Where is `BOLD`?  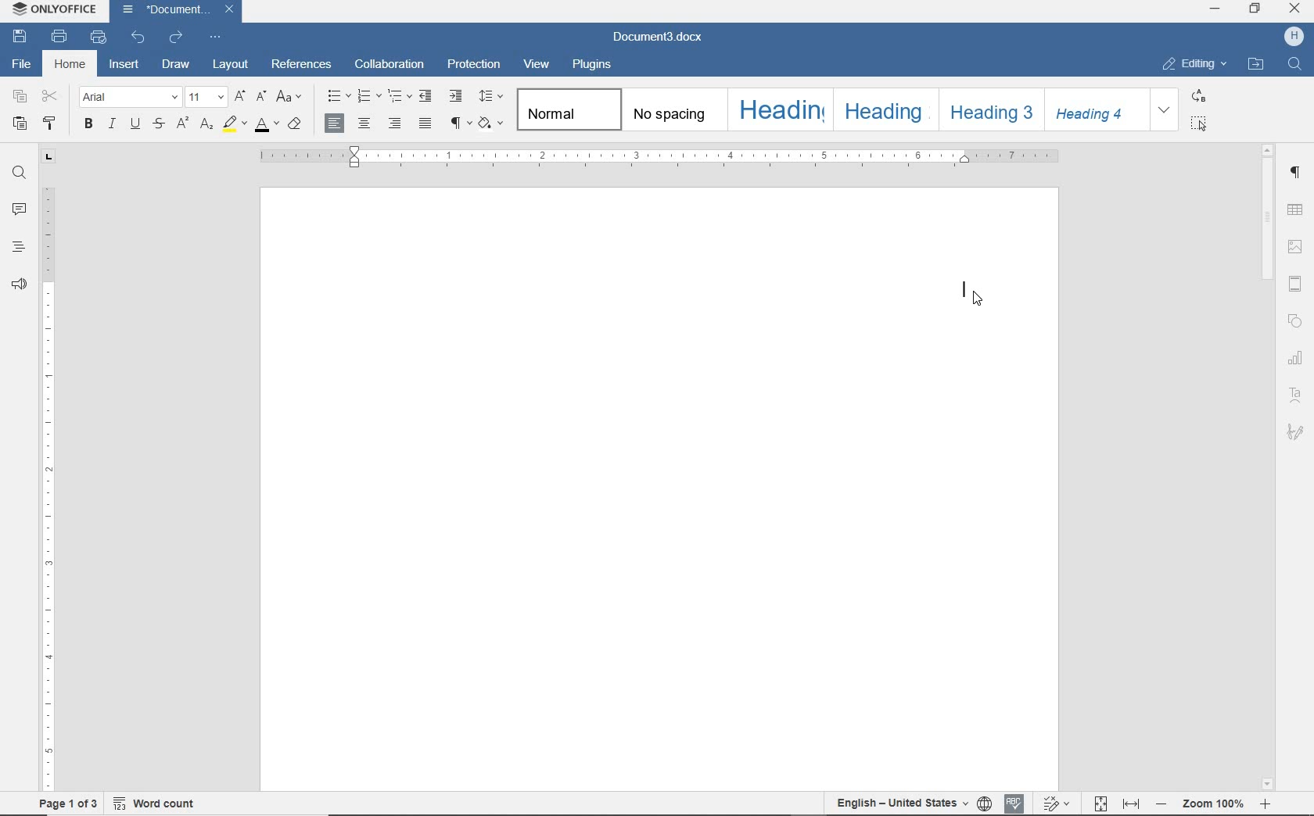
BOLD is located at coordinates (88, 125).